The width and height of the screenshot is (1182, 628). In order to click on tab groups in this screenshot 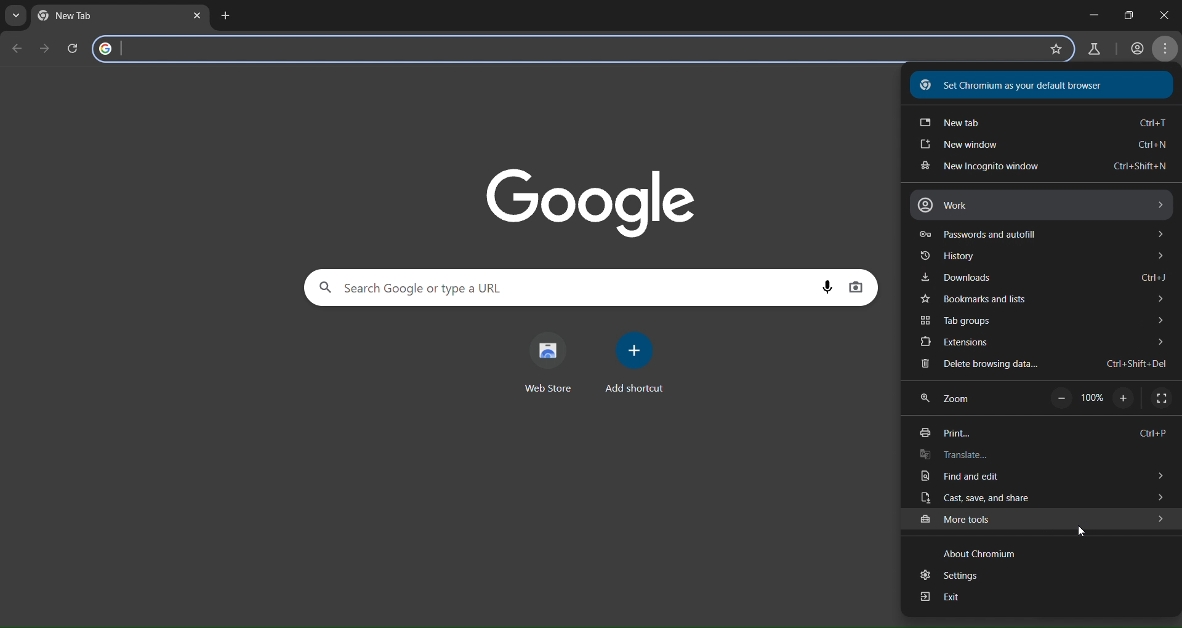, I will do `click(1047, 322)`.